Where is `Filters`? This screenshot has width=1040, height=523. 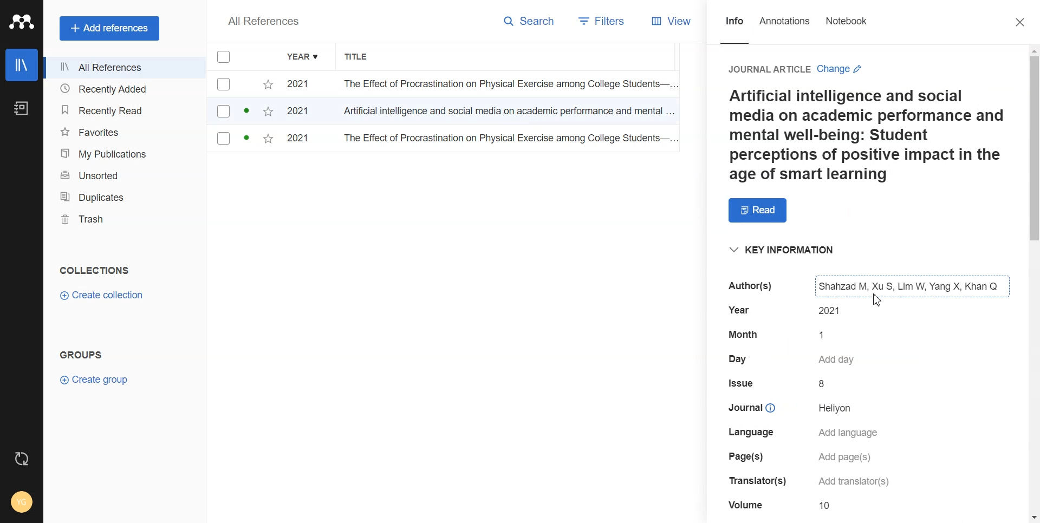
Filters is located at coordinates (600, 21).